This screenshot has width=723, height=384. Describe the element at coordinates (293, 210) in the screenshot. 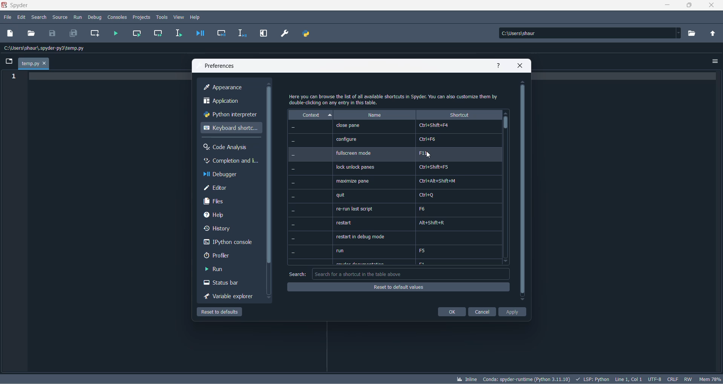

I see `-` at that location.